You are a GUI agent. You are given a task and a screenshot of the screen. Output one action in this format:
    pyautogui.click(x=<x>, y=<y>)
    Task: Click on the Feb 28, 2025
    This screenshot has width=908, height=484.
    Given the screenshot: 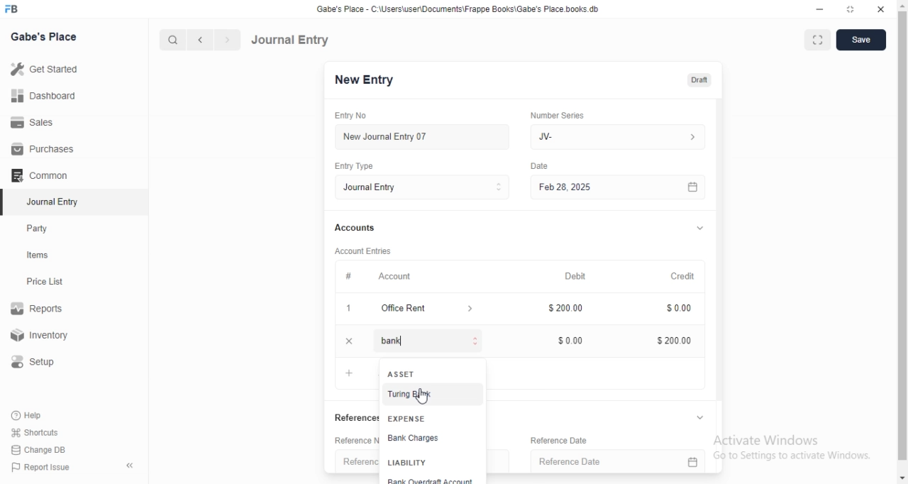 What is the action you would take?
    pyautogui.click(x=624, y=188)
    